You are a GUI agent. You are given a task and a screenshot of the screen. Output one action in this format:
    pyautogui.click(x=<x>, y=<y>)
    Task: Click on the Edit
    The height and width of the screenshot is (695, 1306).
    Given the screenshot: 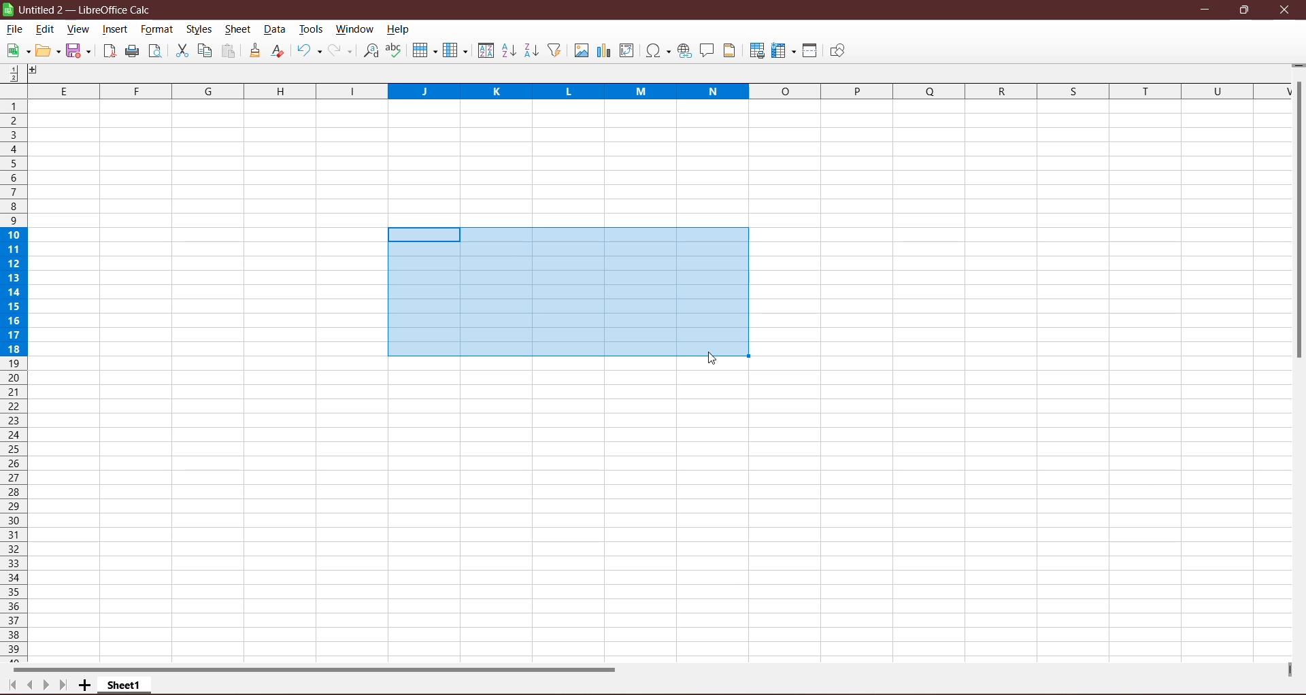 What is the action you would take?
    pyautogui.click(x=48, y=51)
    